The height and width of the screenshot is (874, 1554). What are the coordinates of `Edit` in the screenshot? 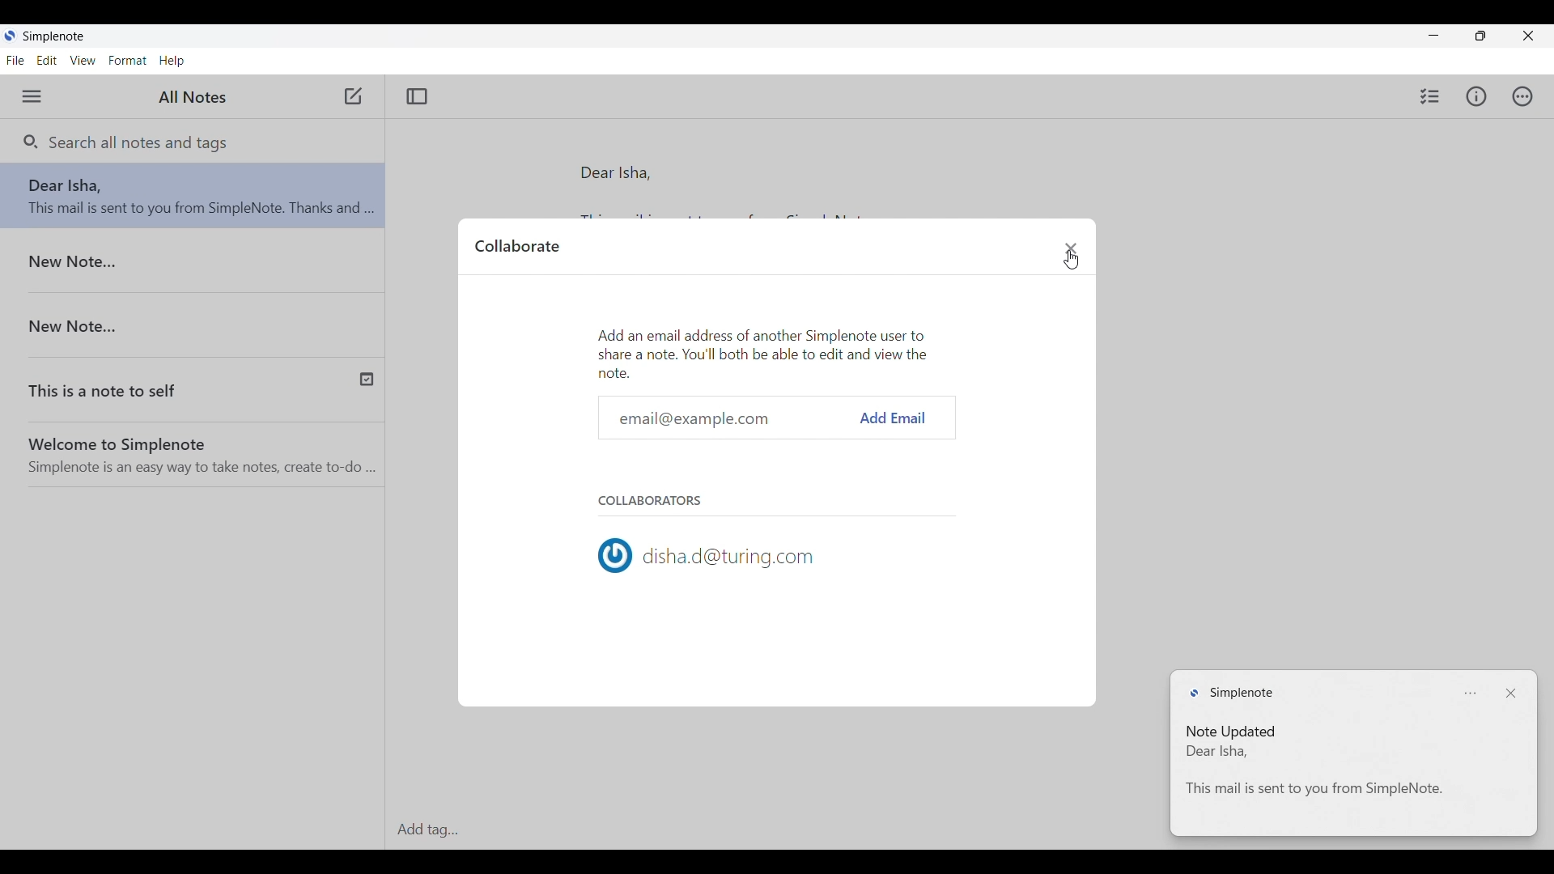 It's located at (47, 60).